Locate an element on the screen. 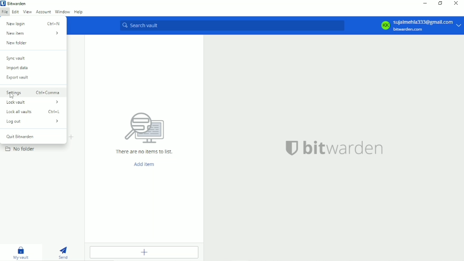 The width and height of the screenshot is (464, 261). Edit is located at coordinates (14, 12).